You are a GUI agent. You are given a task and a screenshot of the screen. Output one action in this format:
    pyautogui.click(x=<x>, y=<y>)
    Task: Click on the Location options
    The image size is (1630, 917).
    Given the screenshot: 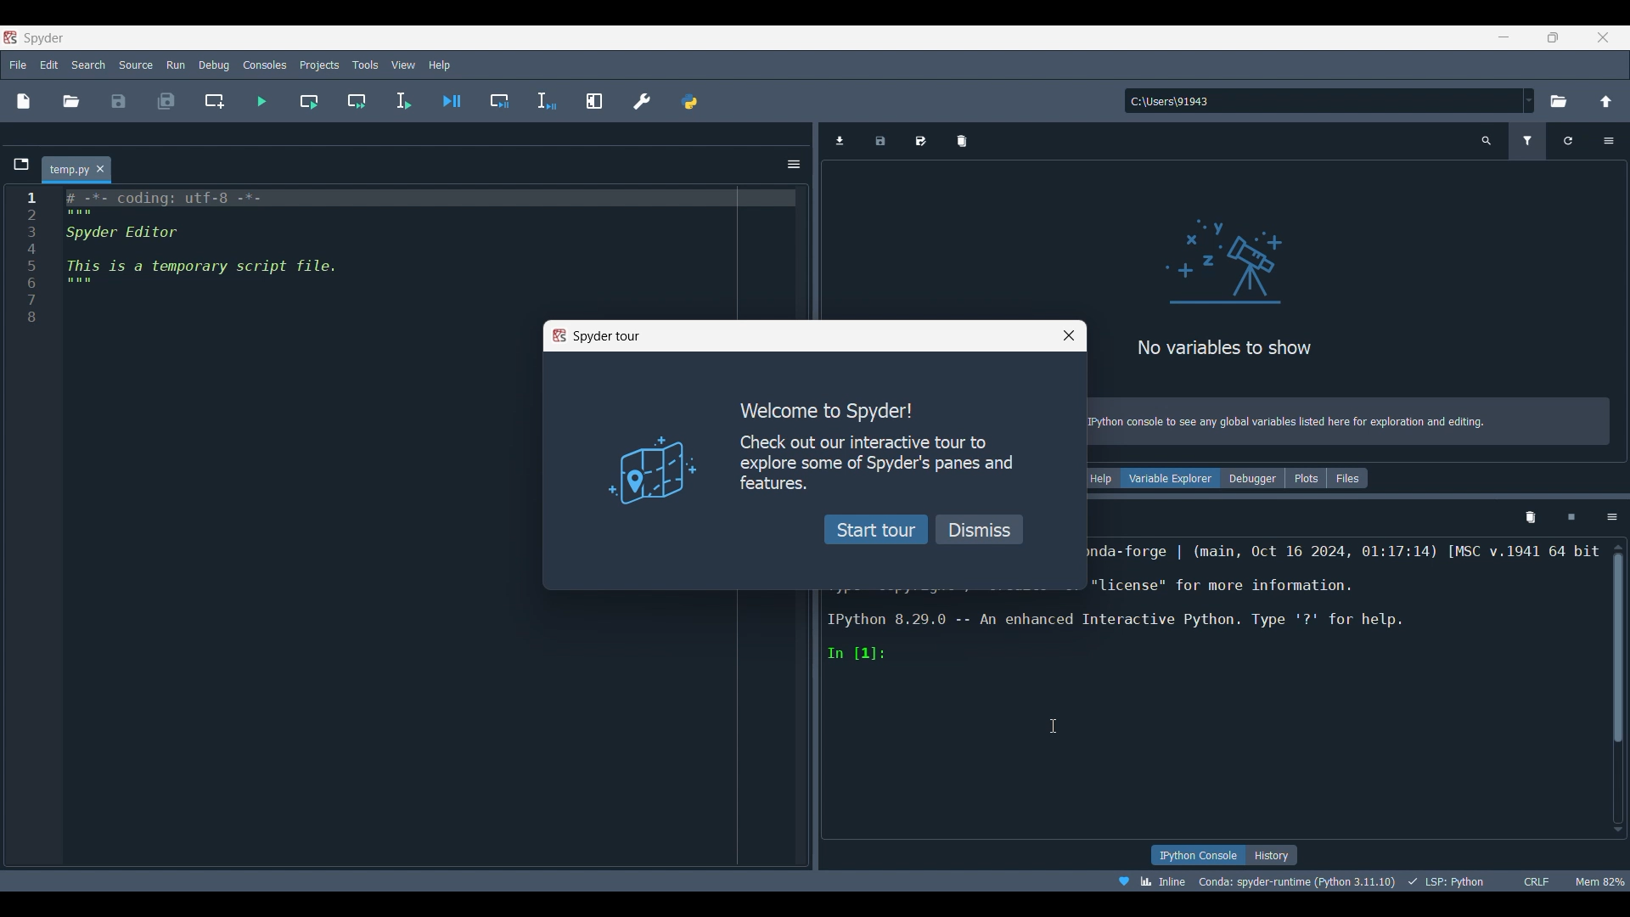 What is the action you would take?
    pyautogui.click(x=1530, y=101)
    